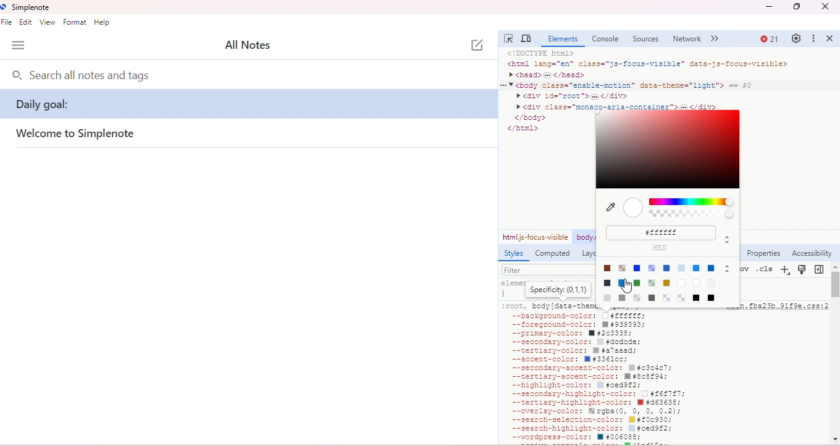 Image resolution: width=840 pixels, height=446 pixels. Describe the element at coordinates (512, 255) in the screenshot. I see `styles` at that location.